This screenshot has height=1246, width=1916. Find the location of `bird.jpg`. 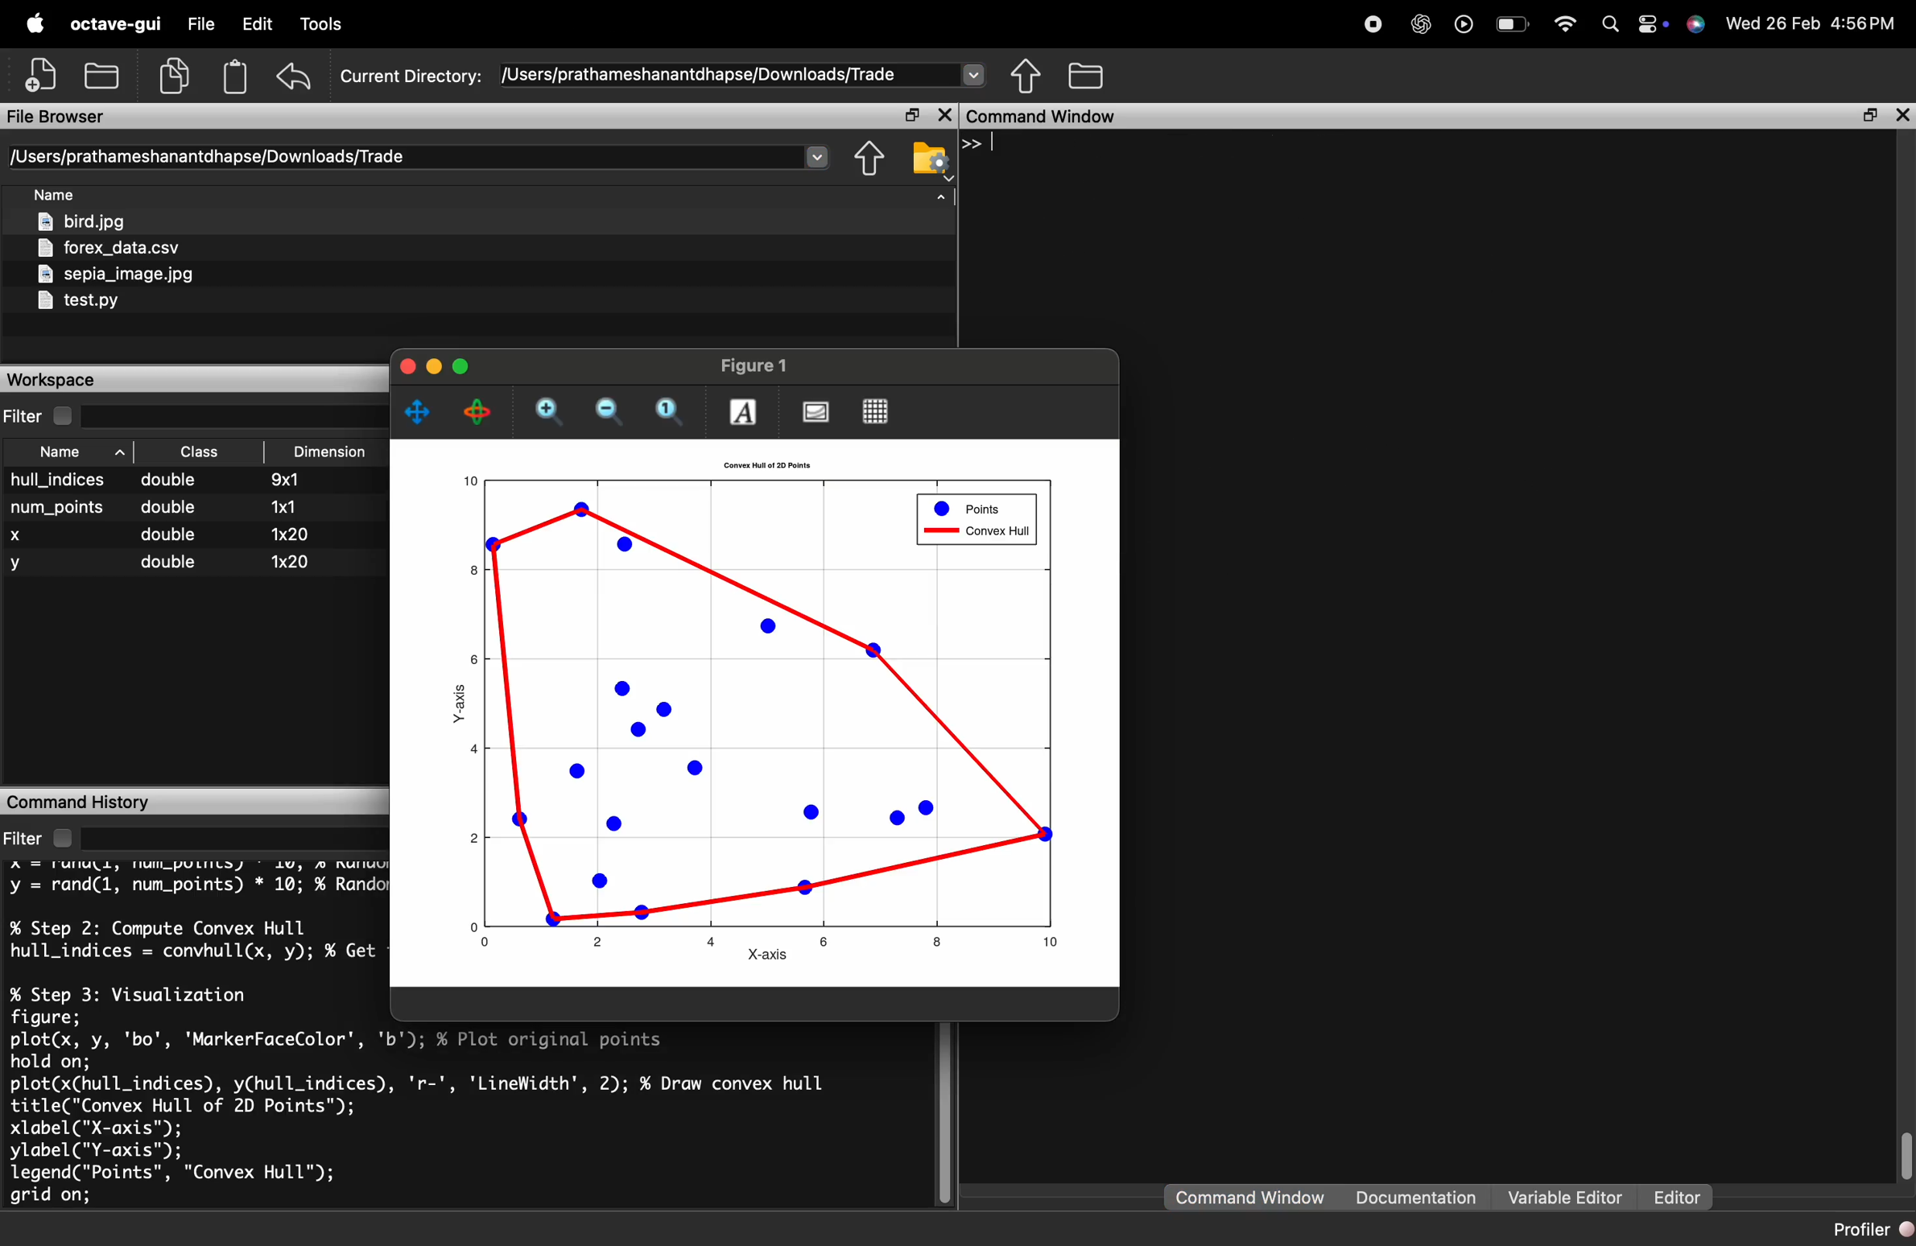

bird.jpg is located at coordinates (81, 221).